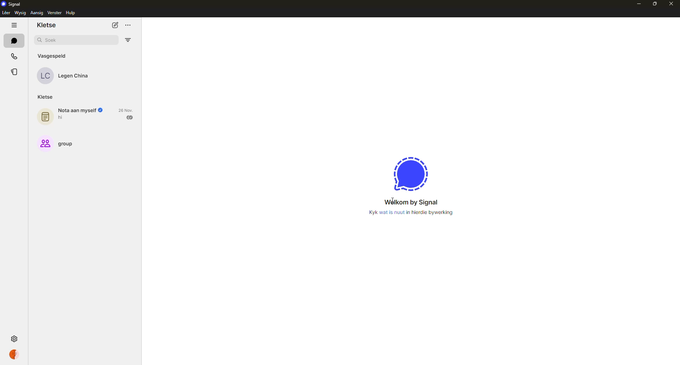 This screenshot has height=365, width=680. What do you see at coordinates (56, 143) in the screenshot?
I see `group` at bounding box center [56, 143].